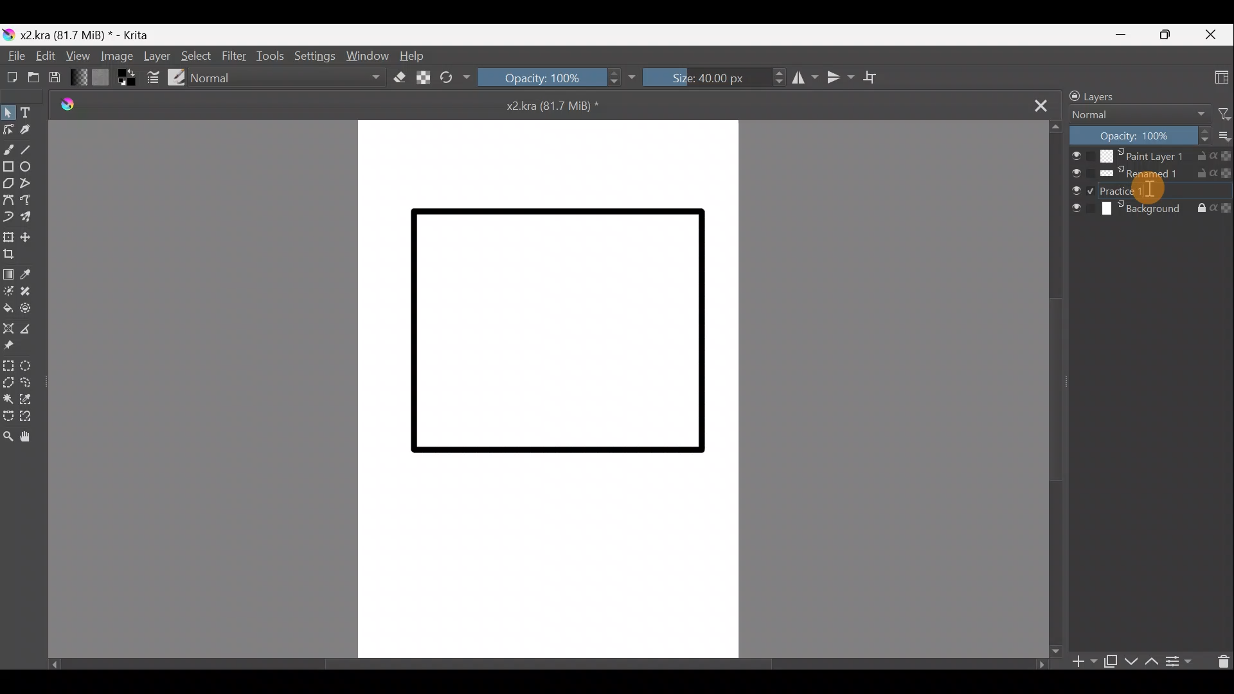  Describe the element at coordinates (1132, 660) in the screenshot. I see `Move layer/mask down` at that location.